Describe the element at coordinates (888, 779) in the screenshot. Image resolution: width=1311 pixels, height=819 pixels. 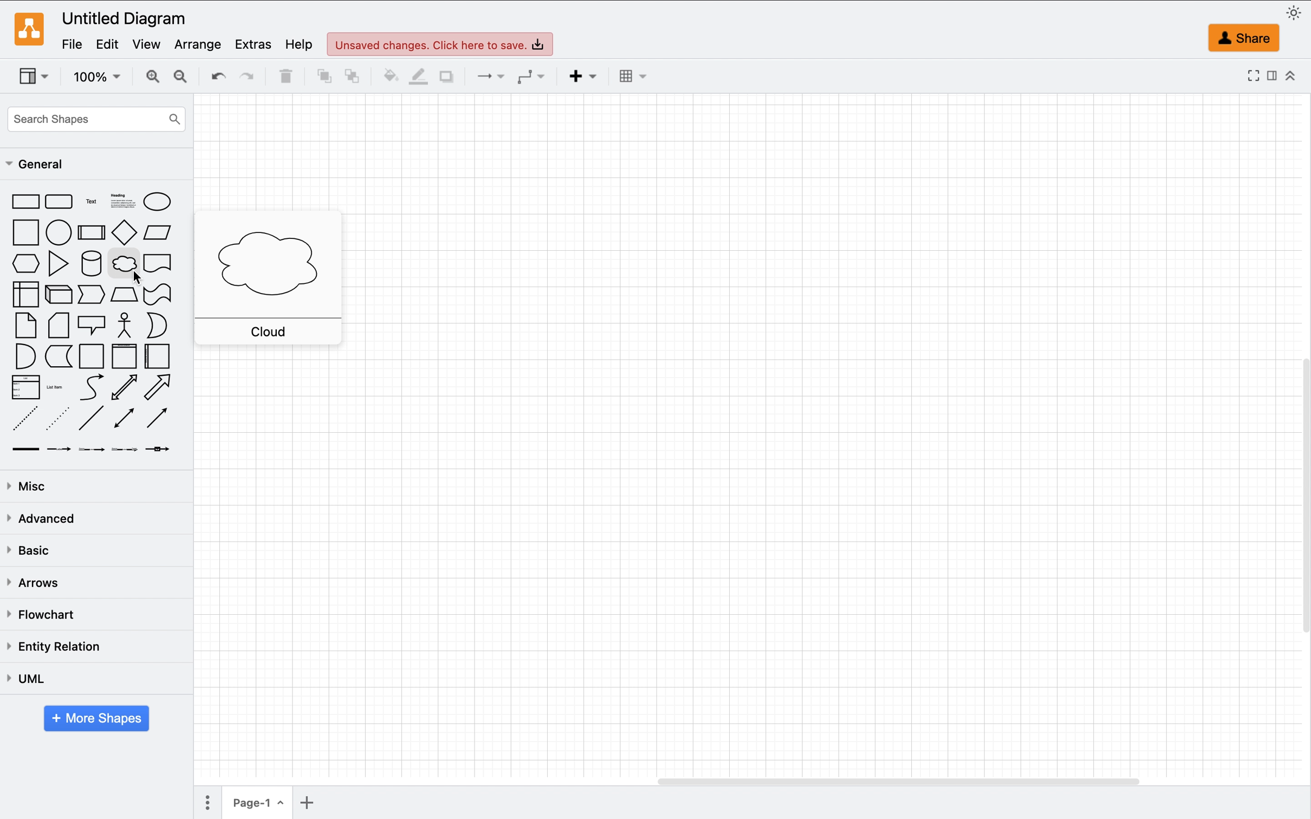
I see `horizontal page scroll bar` at that location.